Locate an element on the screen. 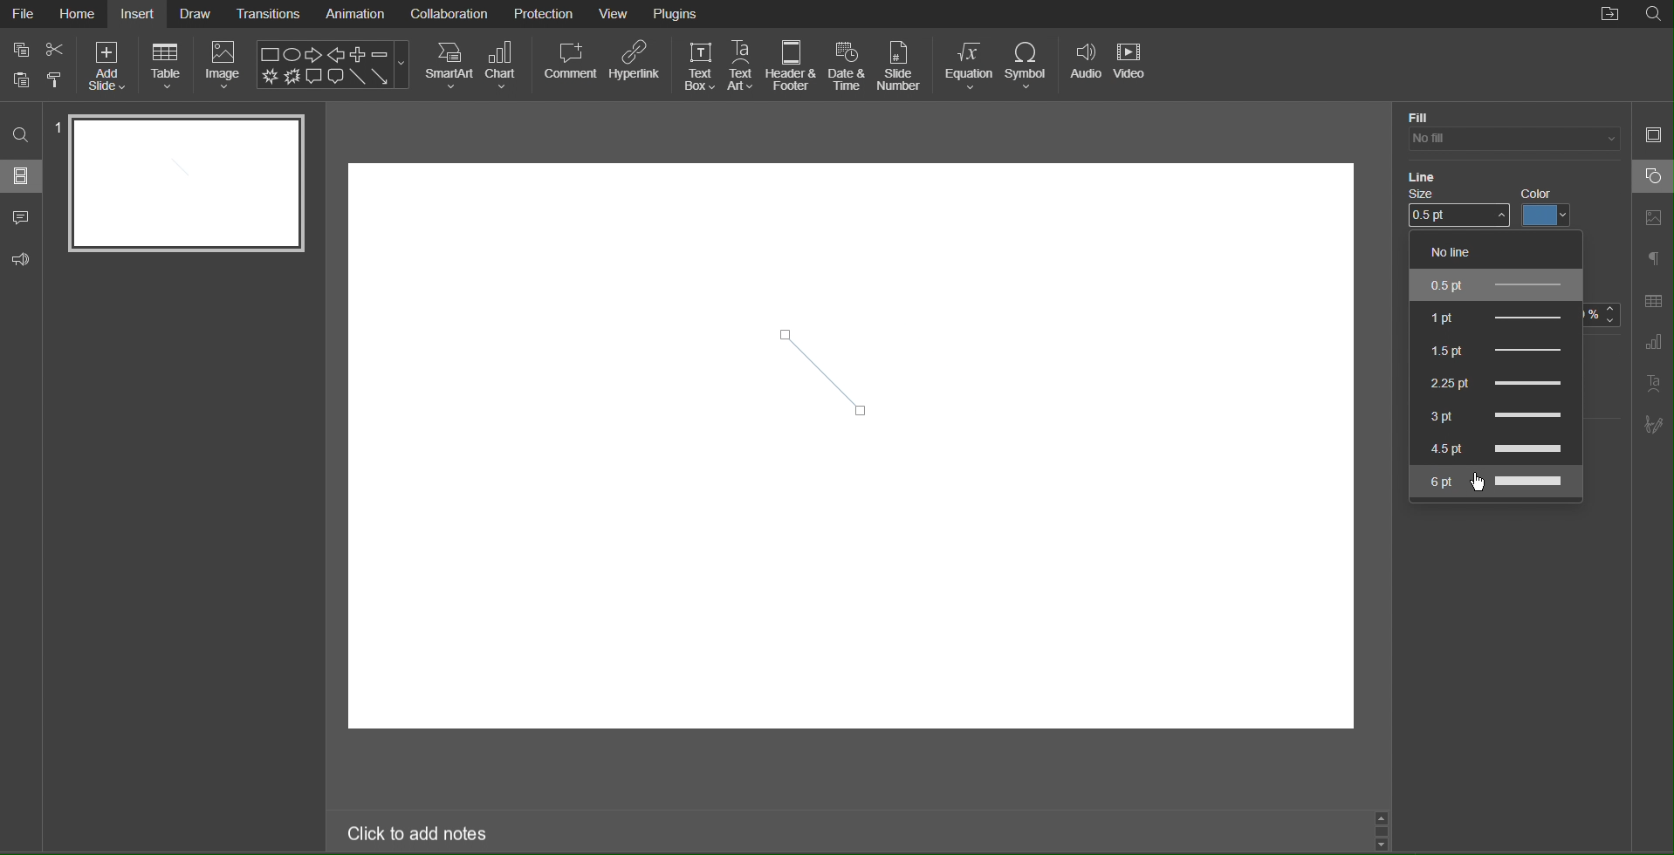 This screenshot has width=1674, height=855. Header & Footer is located at coordinates (792, 66).